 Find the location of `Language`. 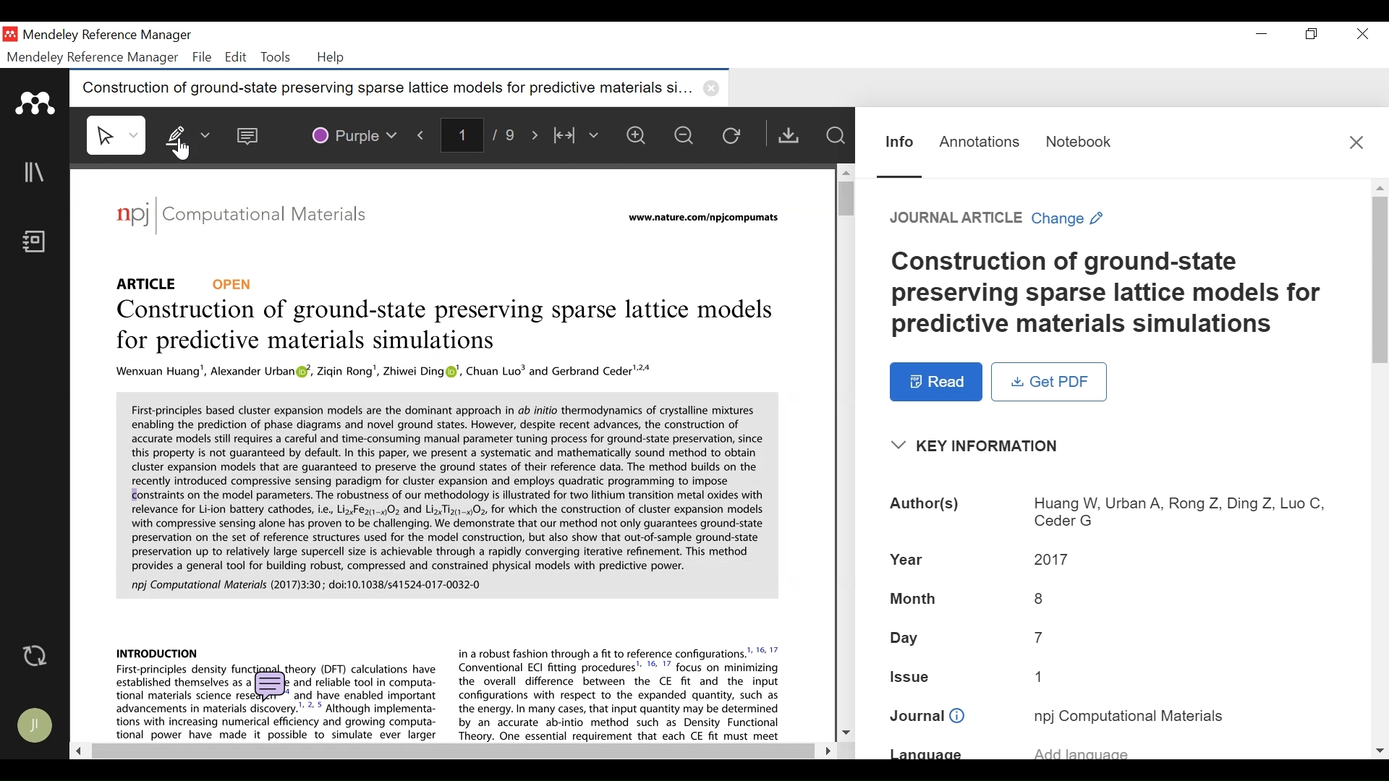

Language is located at coordinates (926, 754).